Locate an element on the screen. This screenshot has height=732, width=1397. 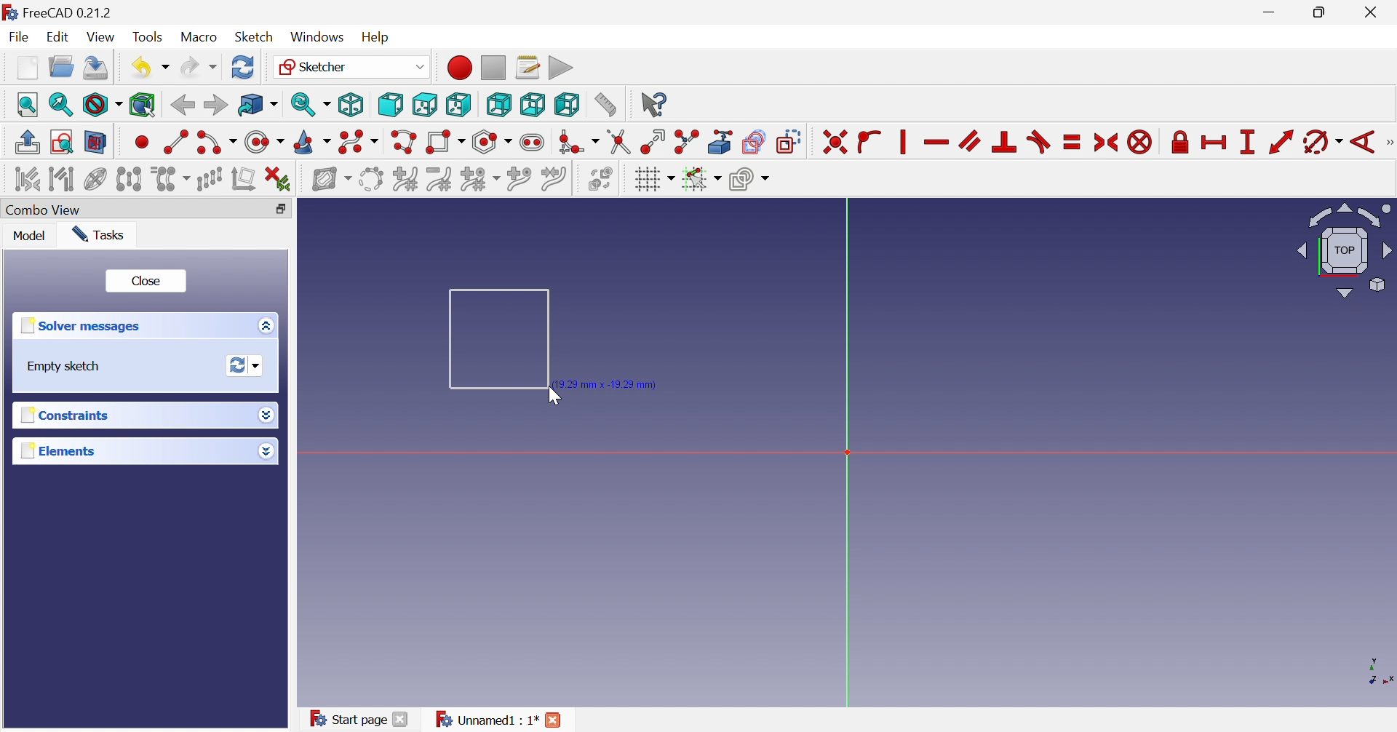
Edit is located at coordinates (60, 37).